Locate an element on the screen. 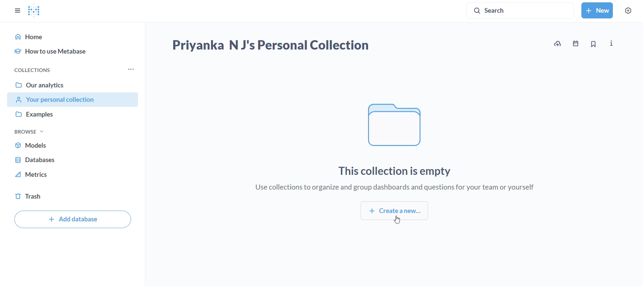 This screenshot has width=643, height=286. cursor is located at coordinates (395, 222).